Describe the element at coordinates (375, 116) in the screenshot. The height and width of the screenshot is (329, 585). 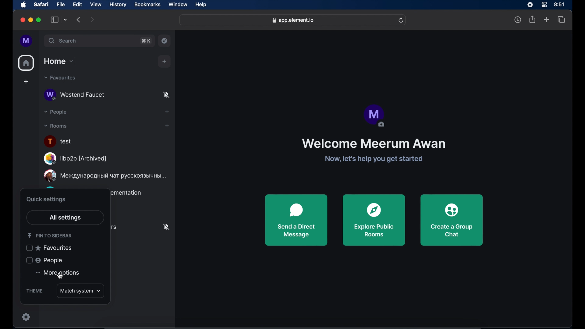
I see `profile picture` at that location.